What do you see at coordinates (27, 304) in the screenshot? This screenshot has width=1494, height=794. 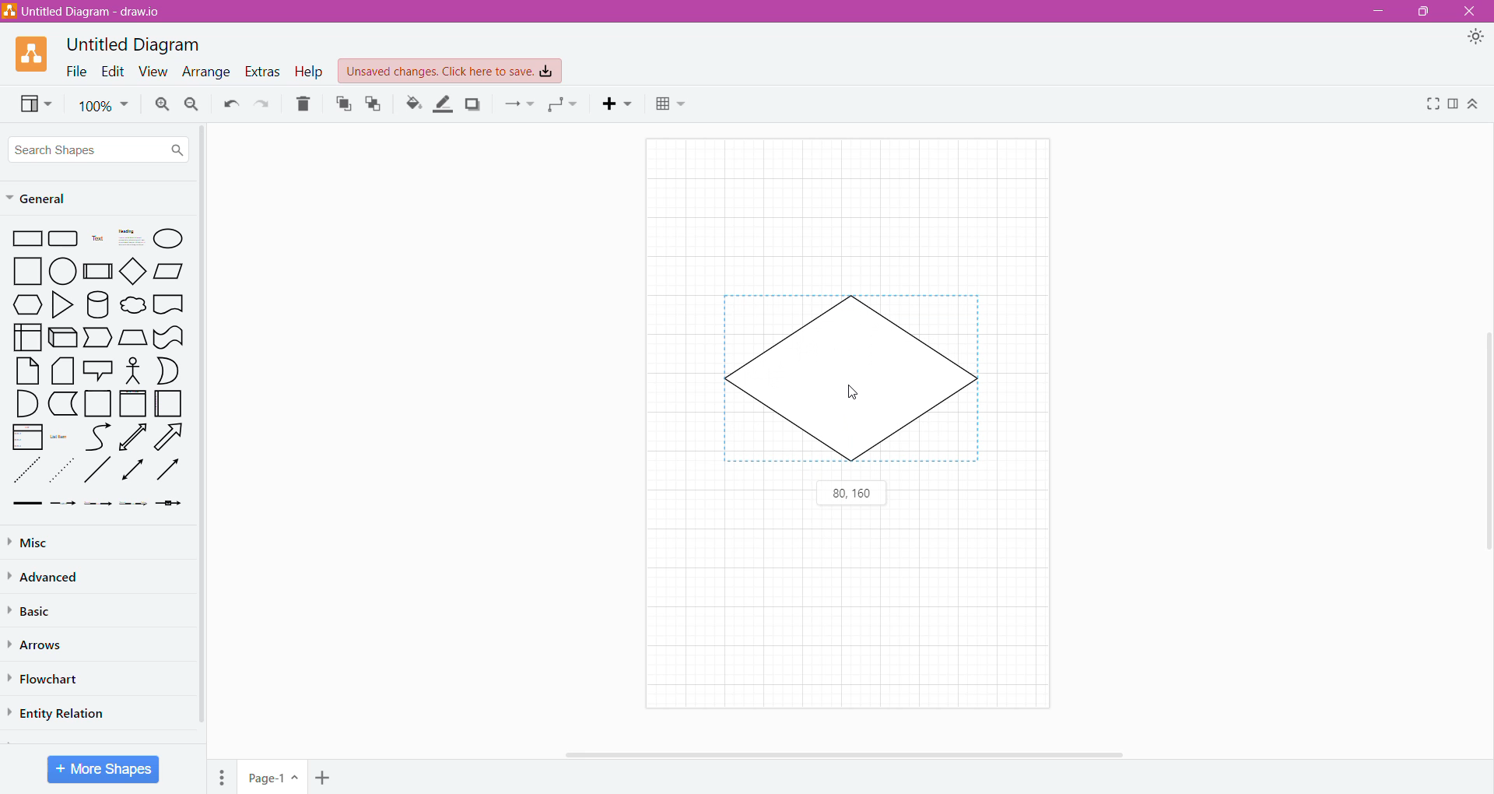 I see `Hexagon` at bounding box center [27, 304].